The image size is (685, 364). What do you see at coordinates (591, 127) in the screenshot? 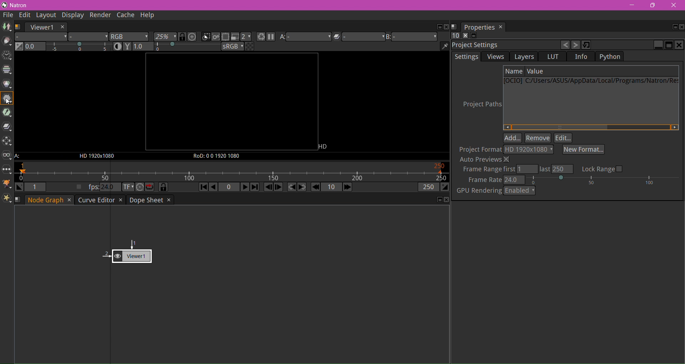
I see `Horizontal Scroll Bar` at bounding box center [591, 127].